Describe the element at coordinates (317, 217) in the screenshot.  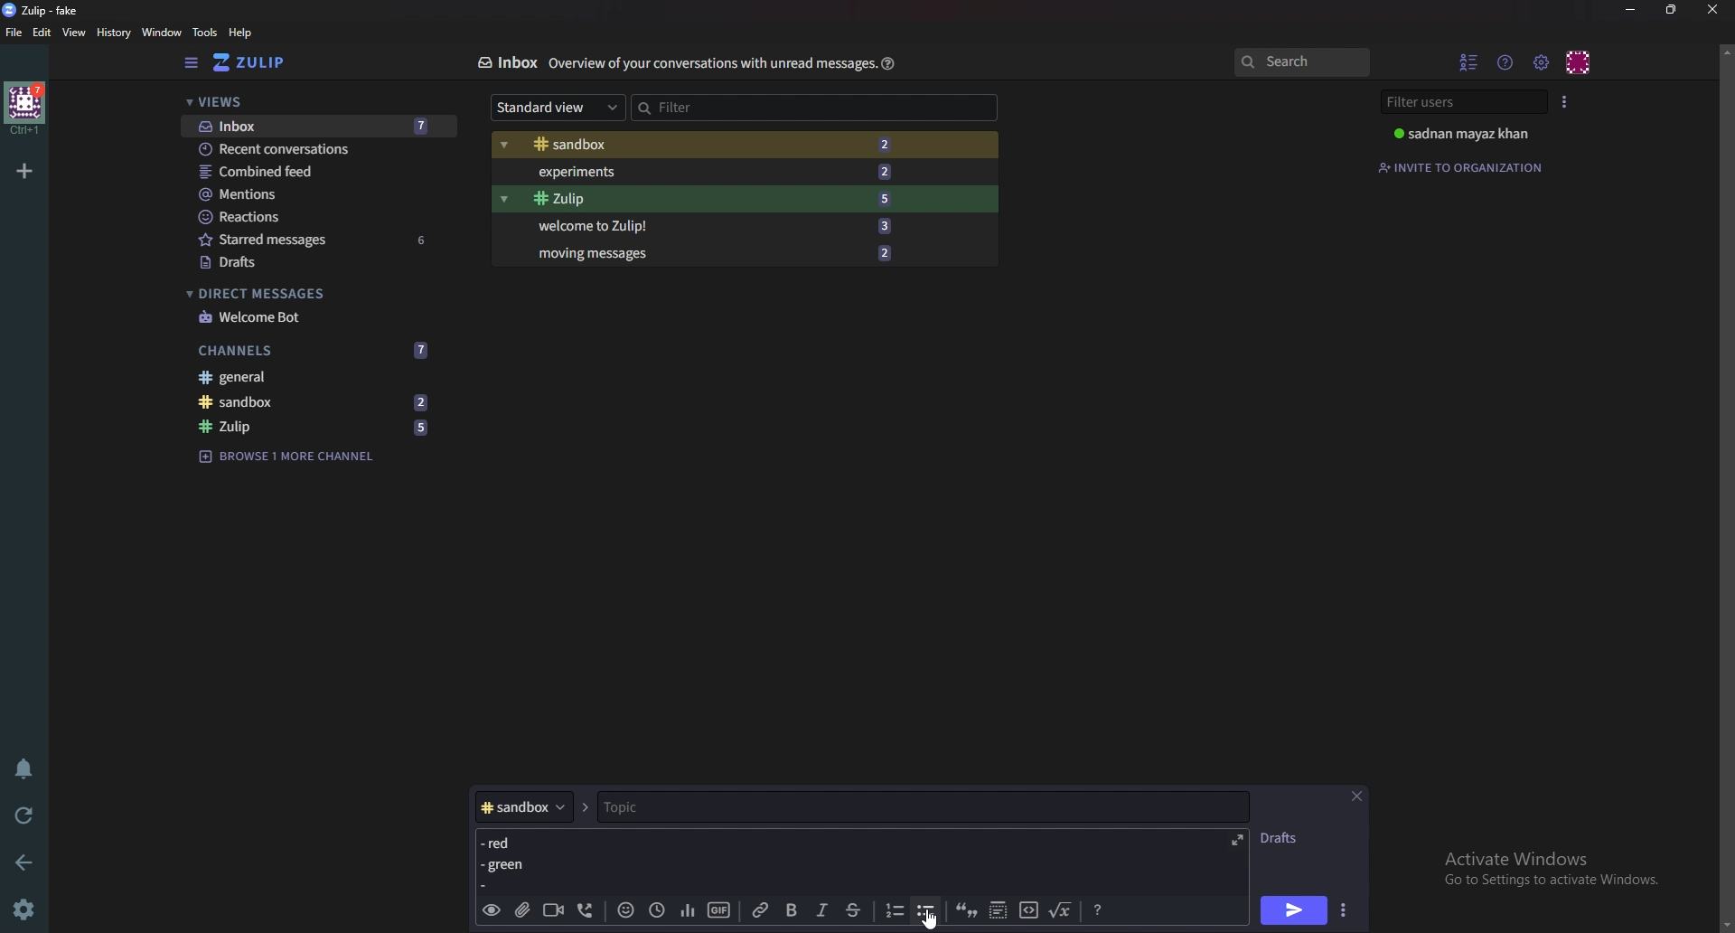
I see `Reactions` at that location.